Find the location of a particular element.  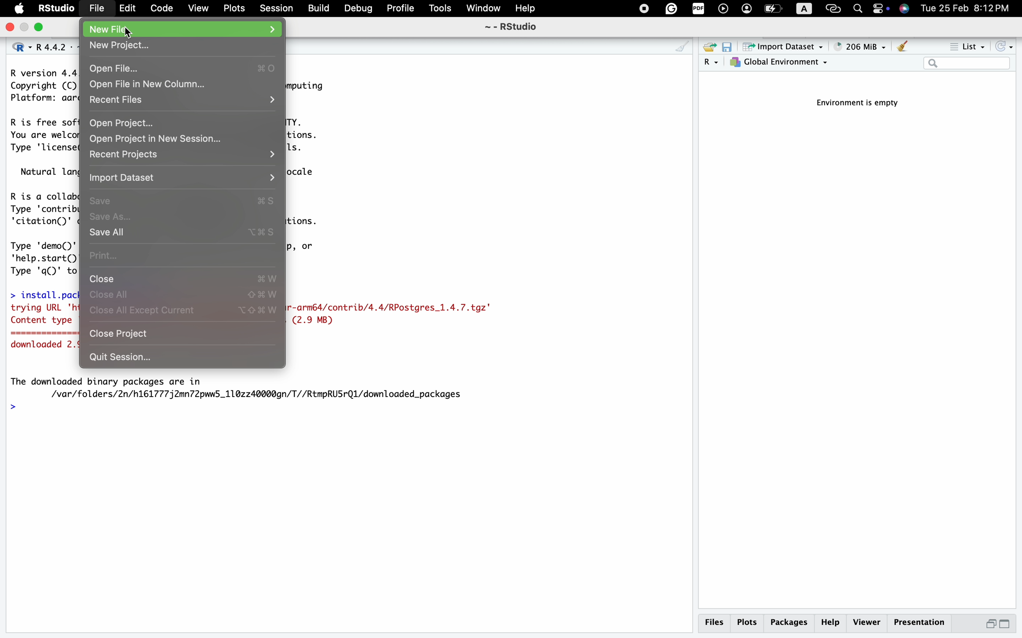

close all is located at coordinates (184, 295).